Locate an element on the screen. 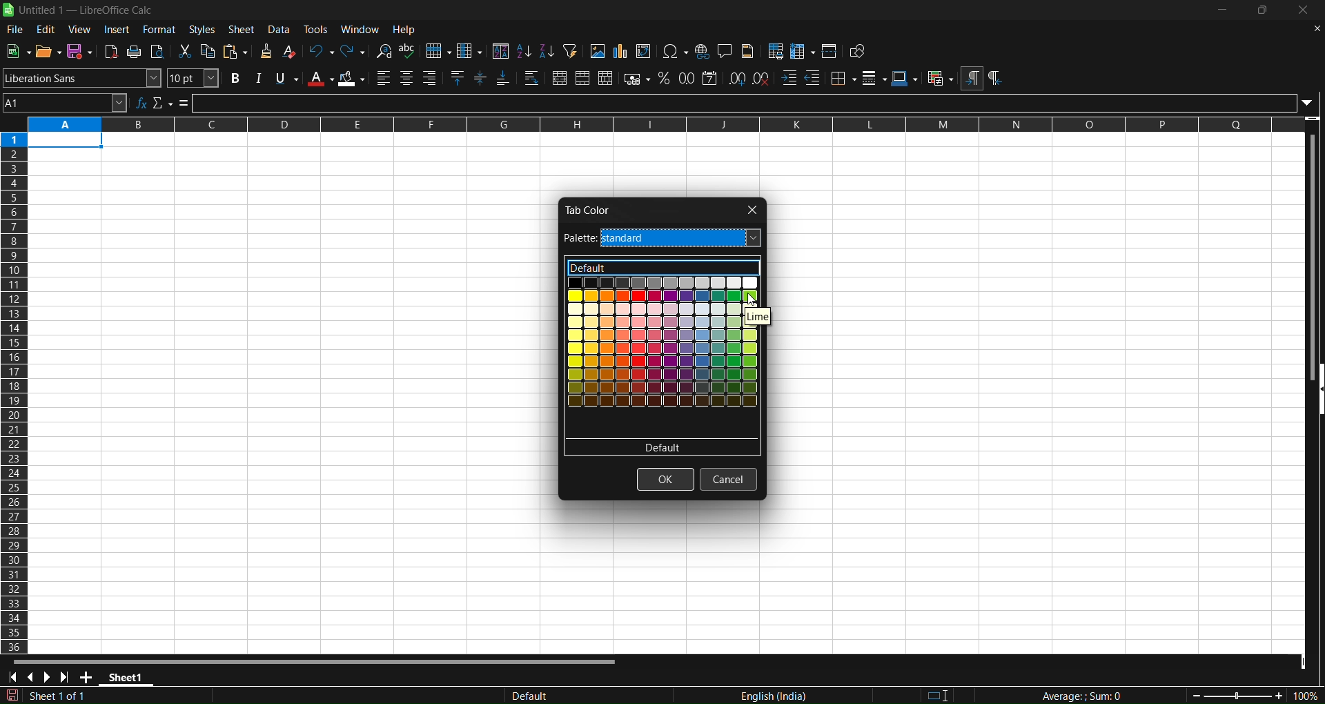 The width and height of the screenshot is (1325, 704). scroll to previous sheet is located at coordinates (33, 678).